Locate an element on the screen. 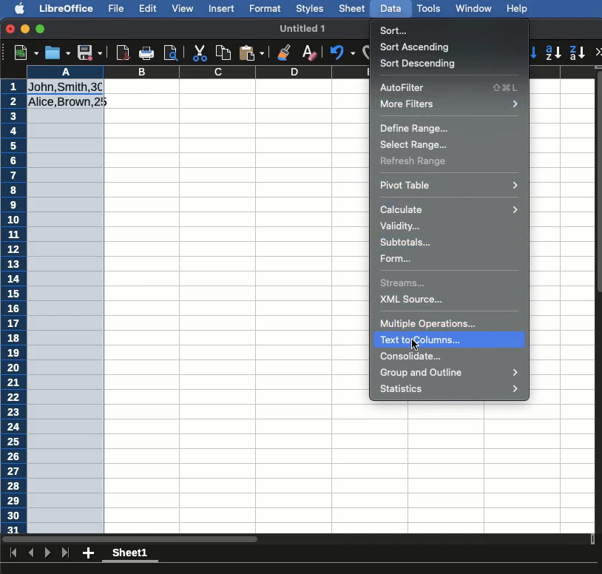 The image size is (602, 574). Sort is located at coordinates (395, 31).